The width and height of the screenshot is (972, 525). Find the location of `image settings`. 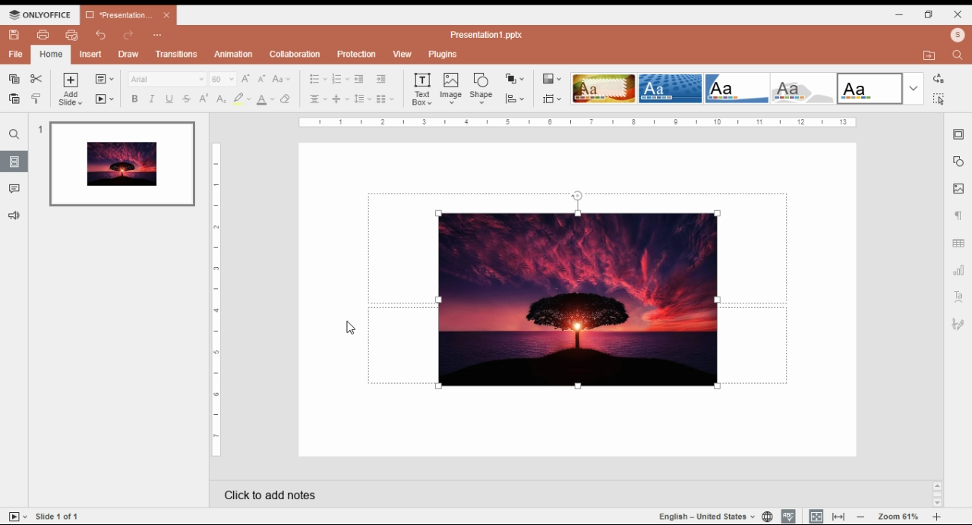

image settings is located at coordinates (958, 189).